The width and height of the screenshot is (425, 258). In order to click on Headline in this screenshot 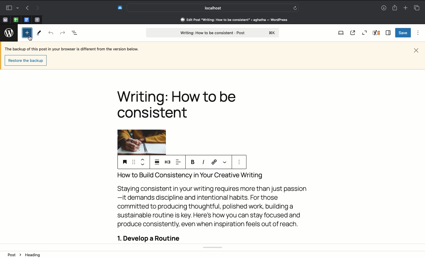, I will do `click(179, 106)`.